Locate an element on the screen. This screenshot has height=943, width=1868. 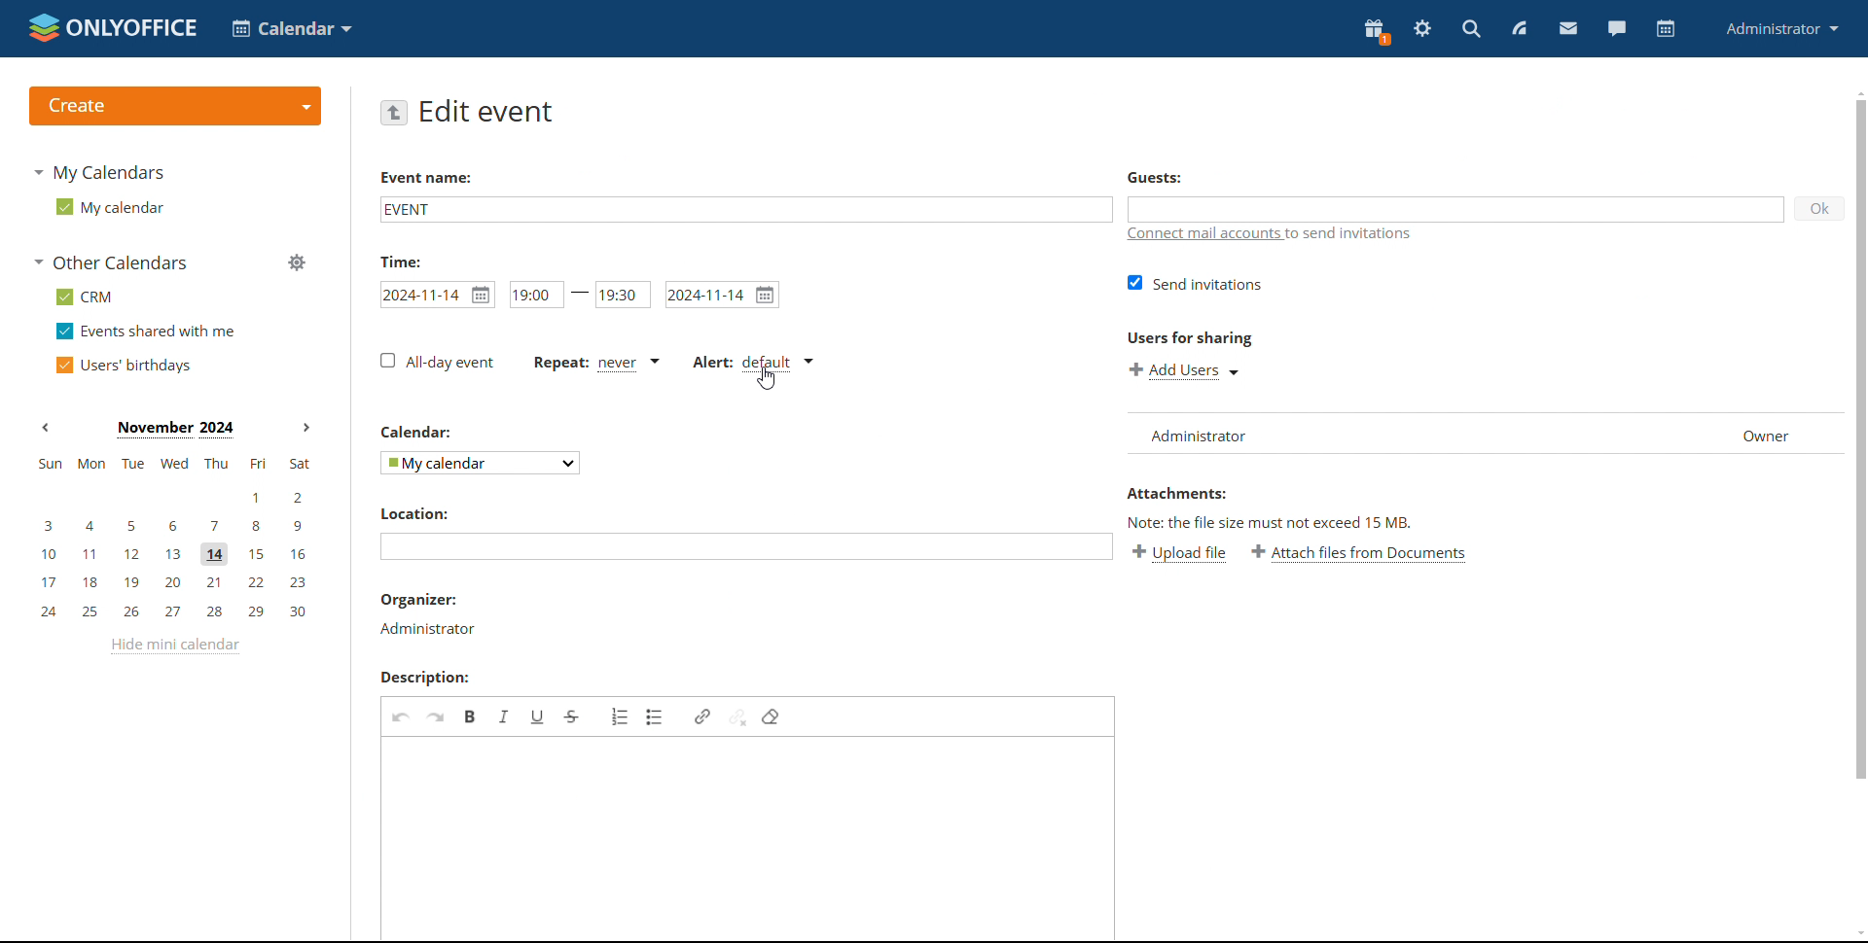
location: is located at coordinates (422, 512).